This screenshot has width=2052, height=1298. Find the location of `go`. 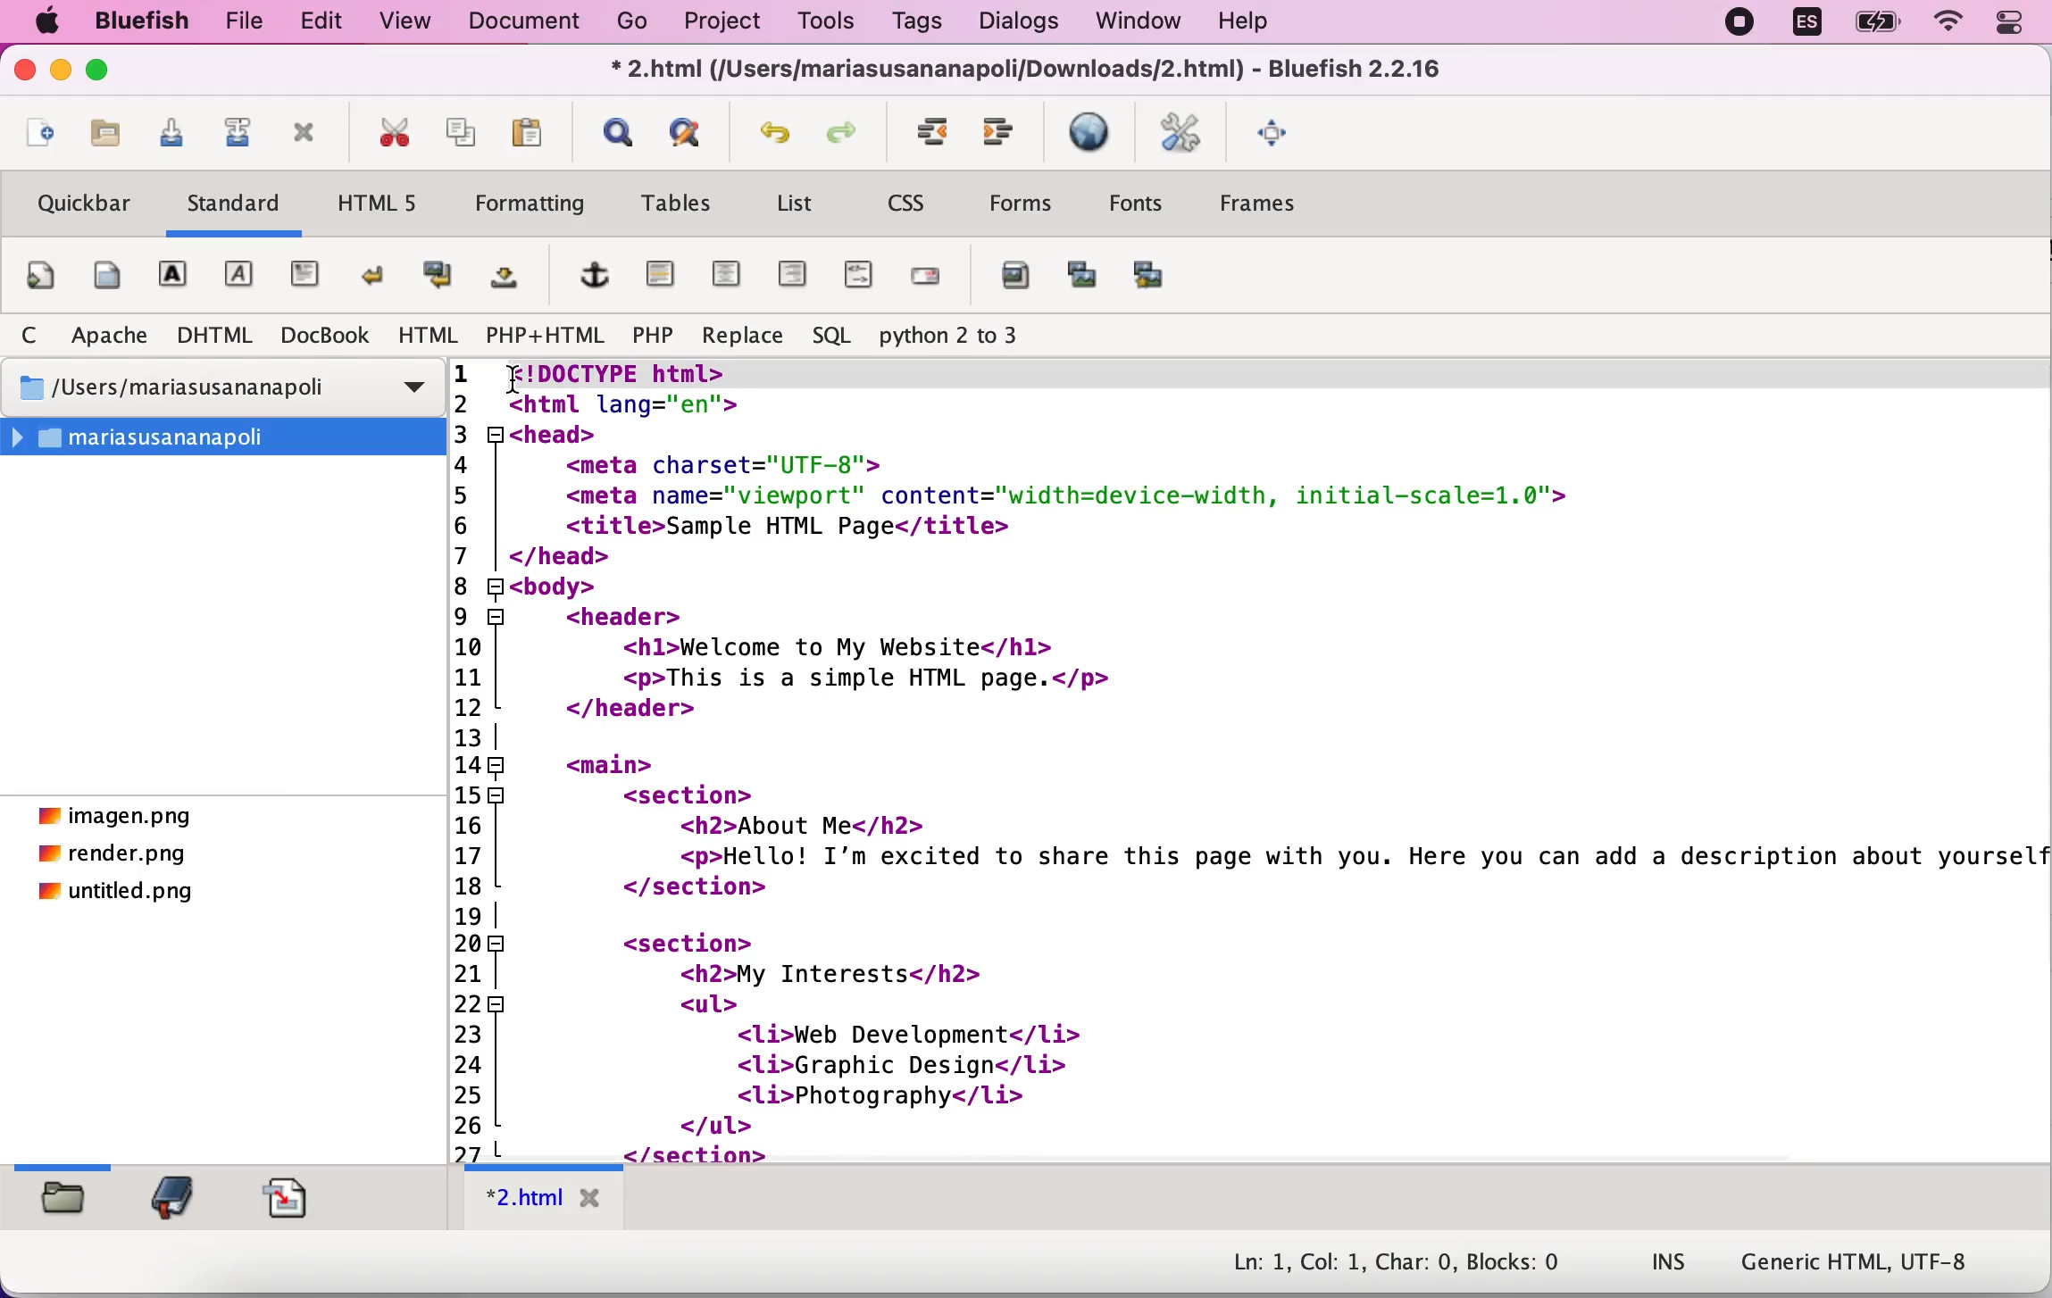

go is located at coordinates (638, 23).